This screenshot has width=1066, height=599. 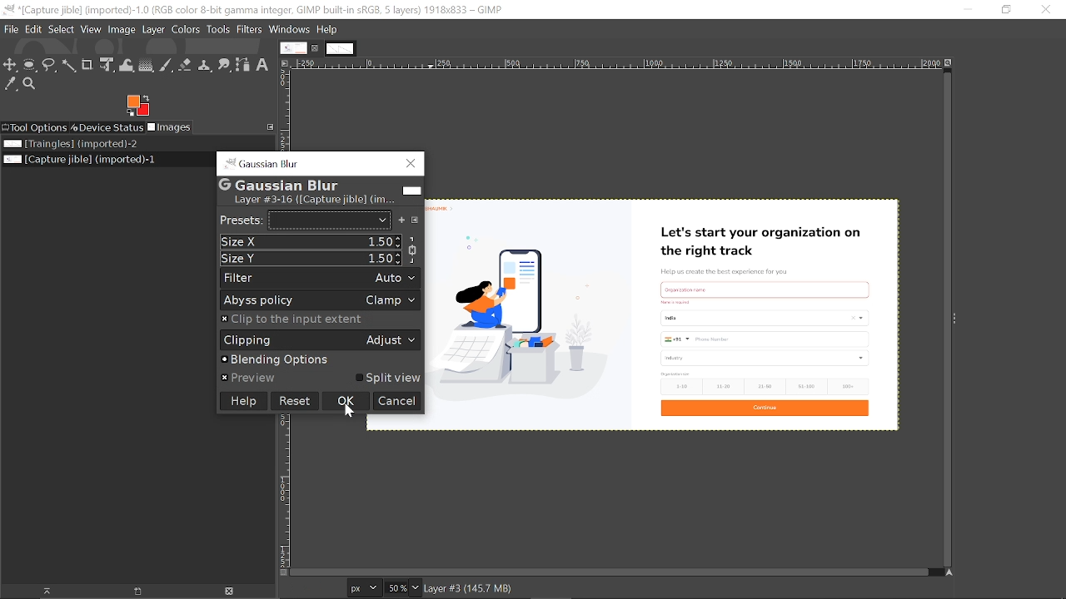 What do you see at coordinates (225, 185) in the screenshot?
I see `Initials of current function` at bounding box center [225, 185].